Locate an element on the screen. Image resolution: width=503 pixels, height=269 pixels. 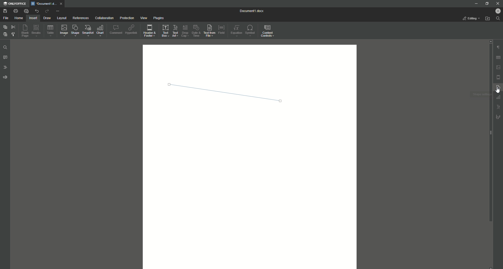
Editing is located at coordinates (470, 19).